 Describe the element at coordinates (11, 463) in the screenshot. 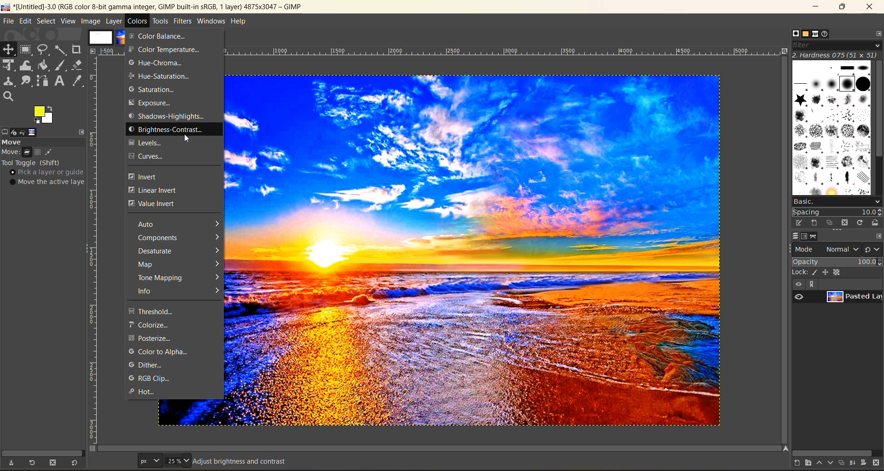

I see `save tool preset` at that location.